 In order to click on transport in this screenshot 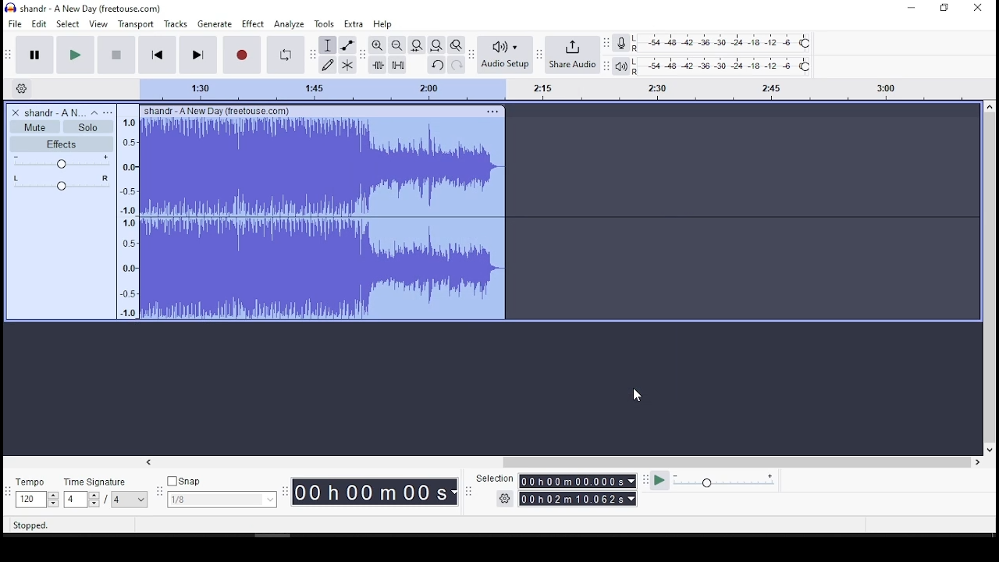, I will do `click(136, 23)`.